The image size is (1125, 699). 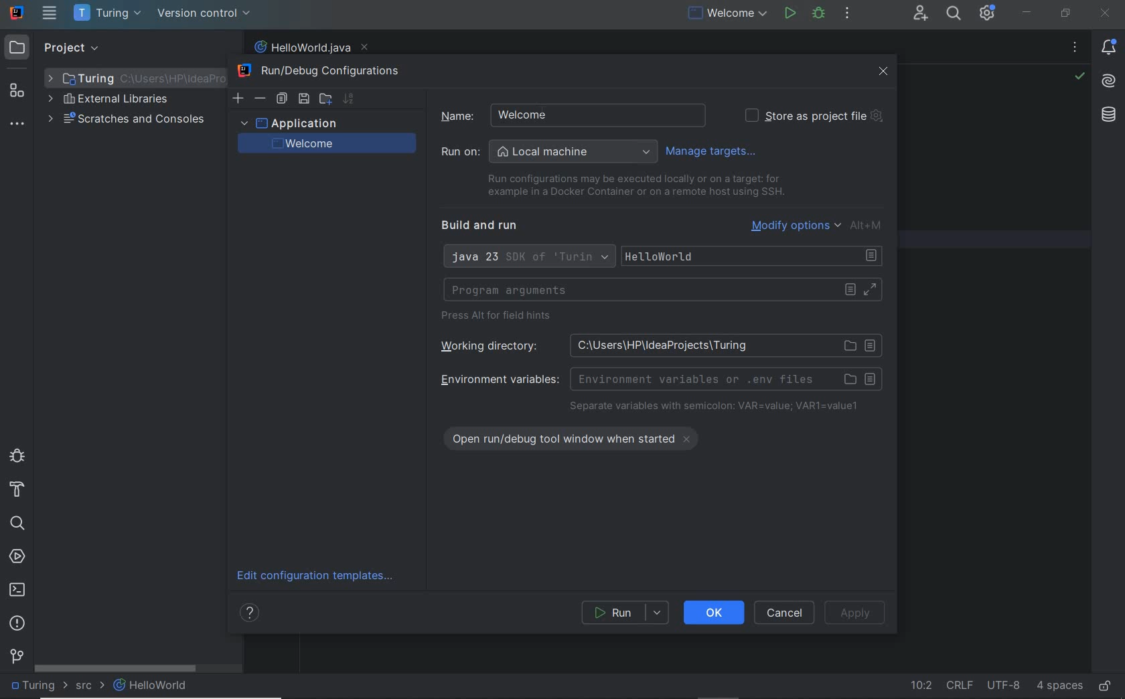 What do you see at coordinates (17, 13) in the screenshot?
I see `system name` at bounding box center [17, 13].